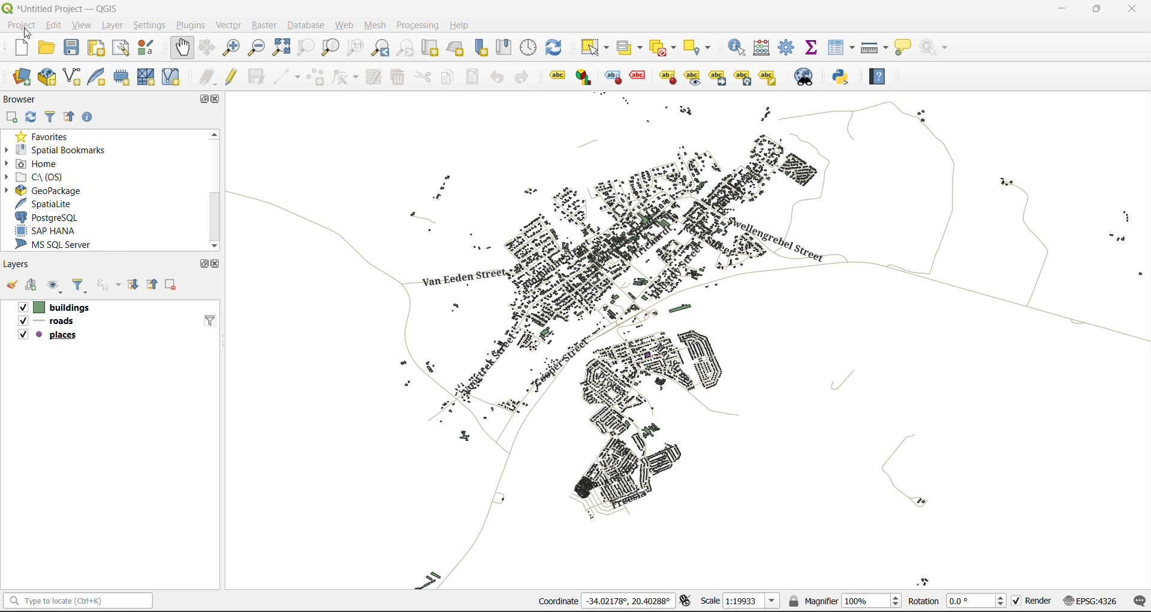  I want to click on paste, so click(471, 77).